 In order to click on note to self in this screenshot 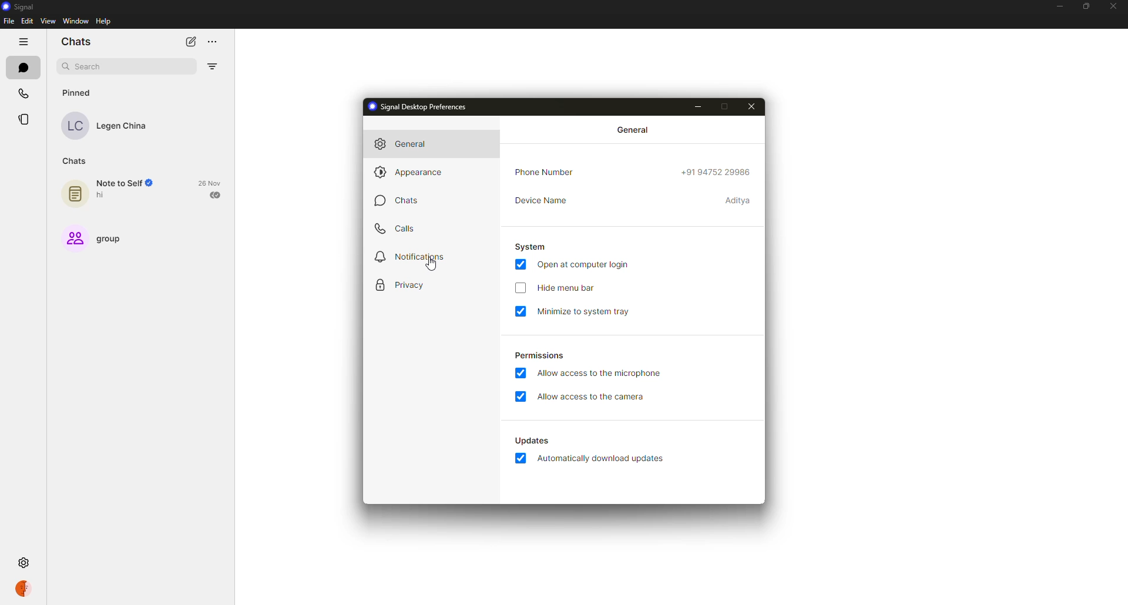, I will do `click(113, 192)`.